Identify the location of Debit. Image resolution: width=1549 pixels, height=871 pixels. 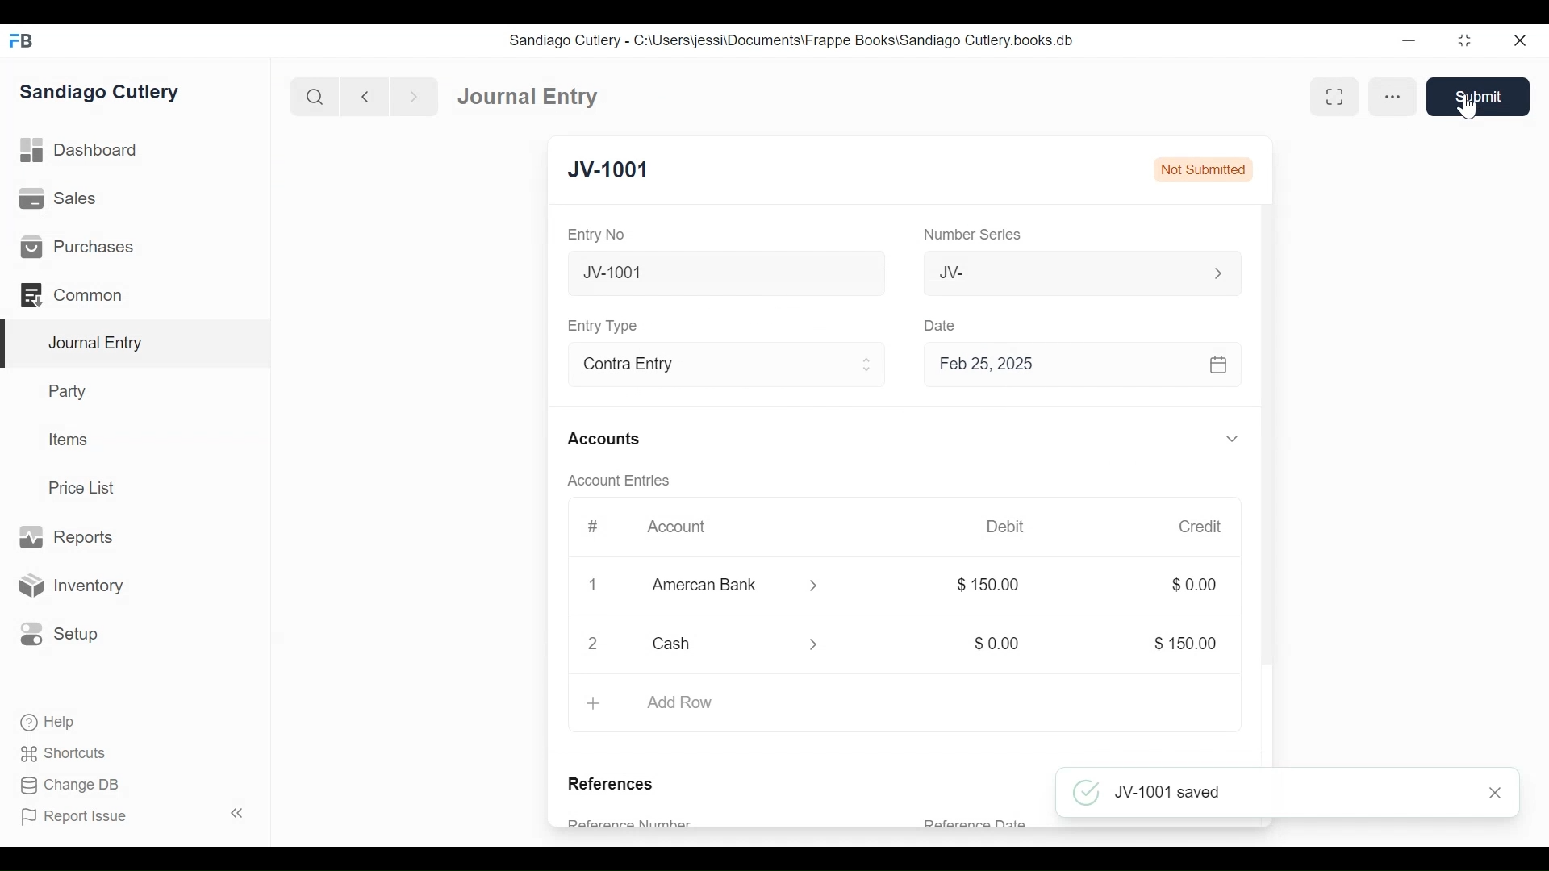
(1005, 527).